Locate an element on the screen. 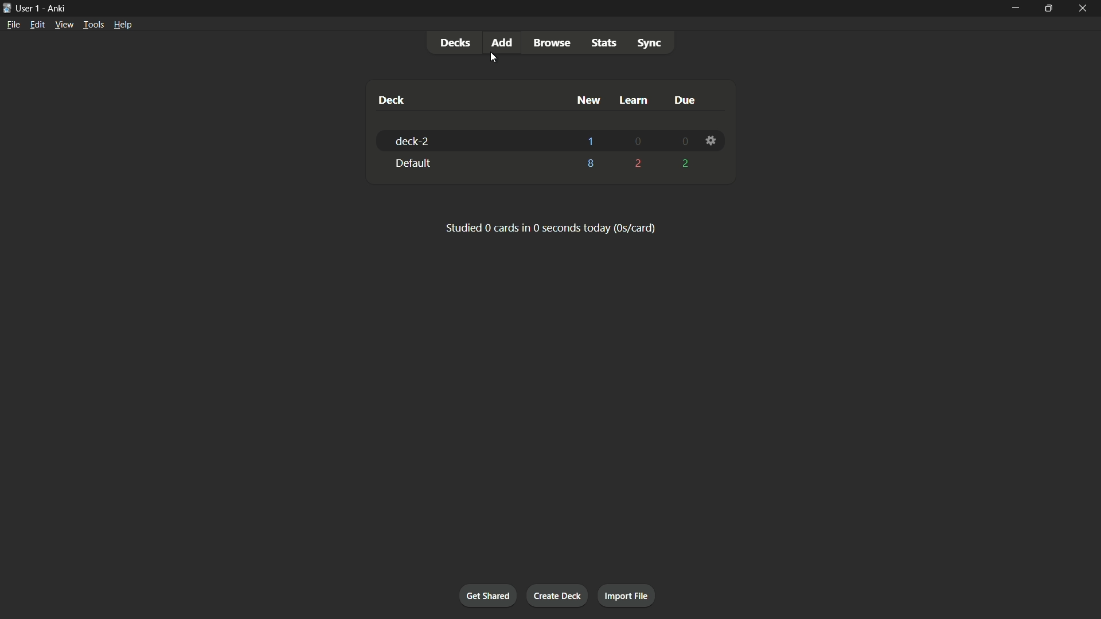 Image resolution: width=1101 pixels, height=619 pixels. user 1 is located at coordinates (29, 10).